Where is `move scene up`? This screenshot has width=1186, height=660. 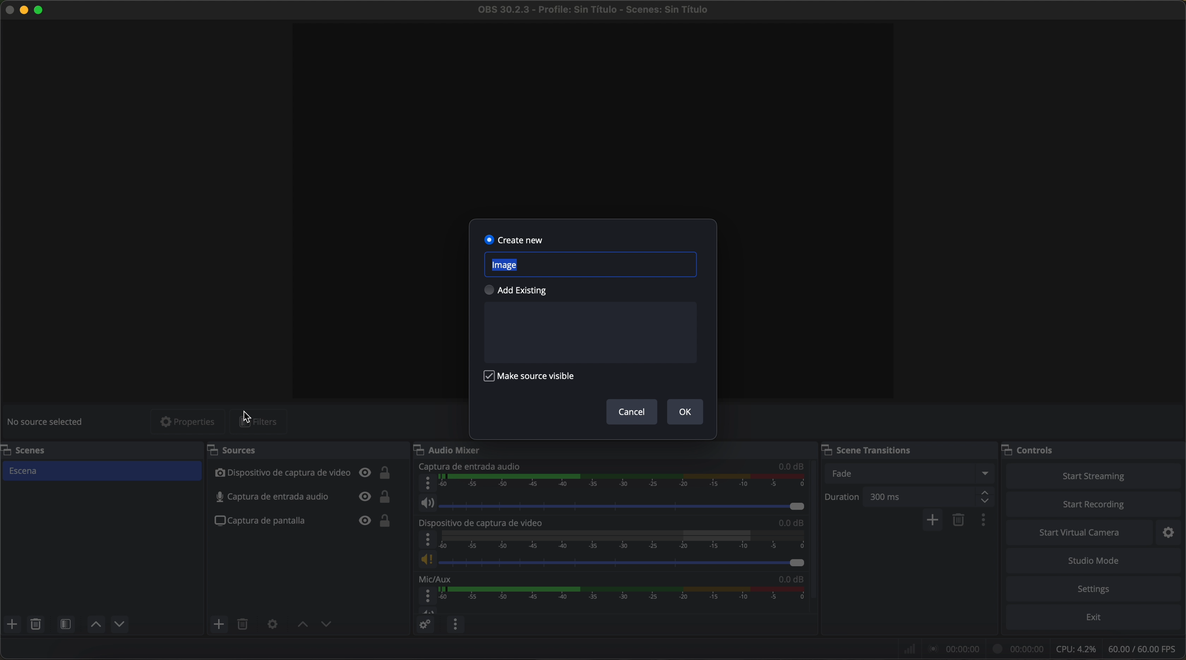 move scene up is located at coordinates (96, 625).